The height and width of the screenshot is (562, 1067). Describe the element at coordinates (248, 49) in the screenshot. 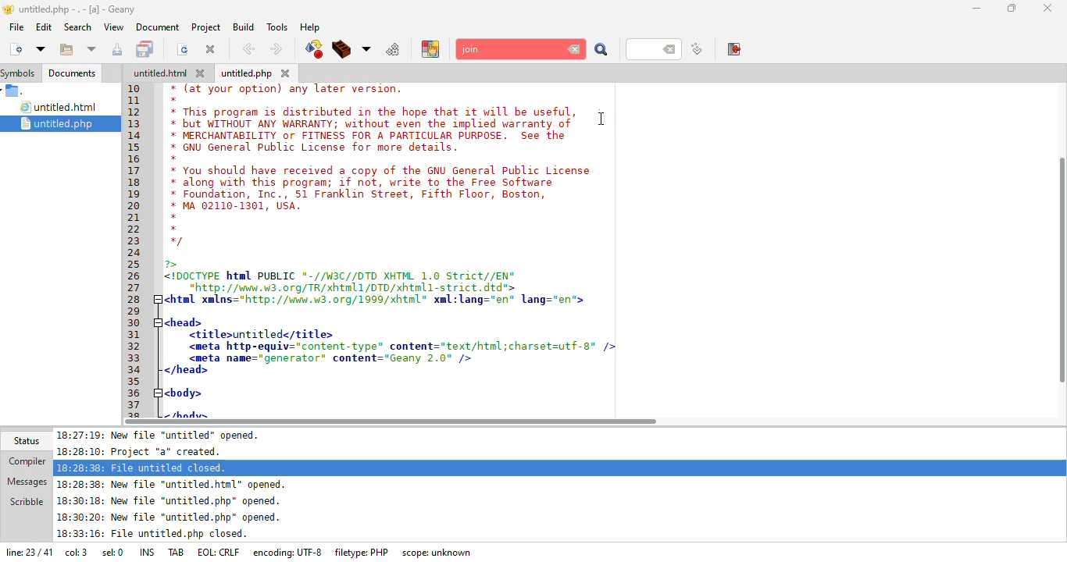

I see `back` at that location.